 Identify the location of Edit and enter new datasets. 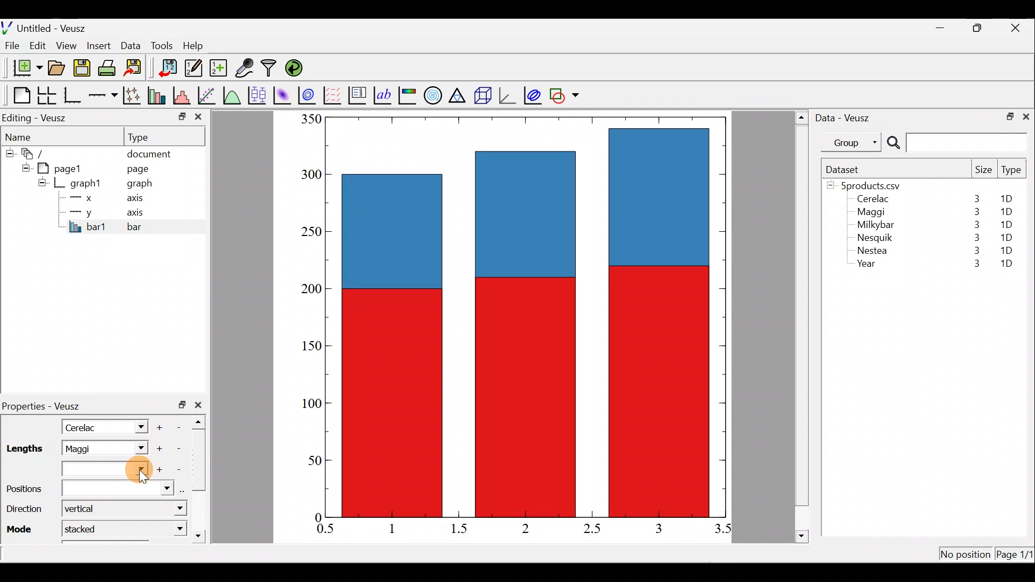
(194, 68).